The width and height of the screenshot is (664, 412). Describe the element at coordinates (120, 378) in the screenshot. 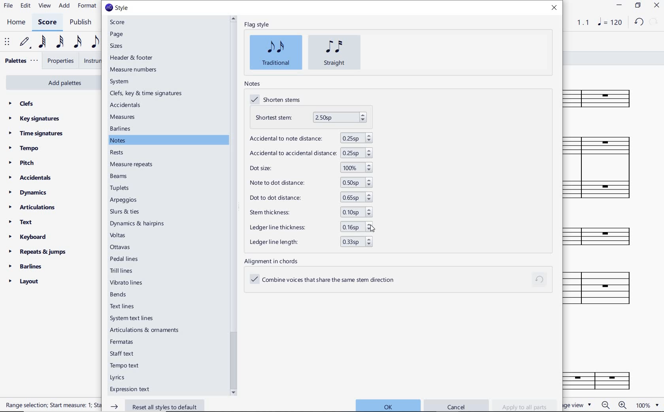

I see `lyrics` at that location.